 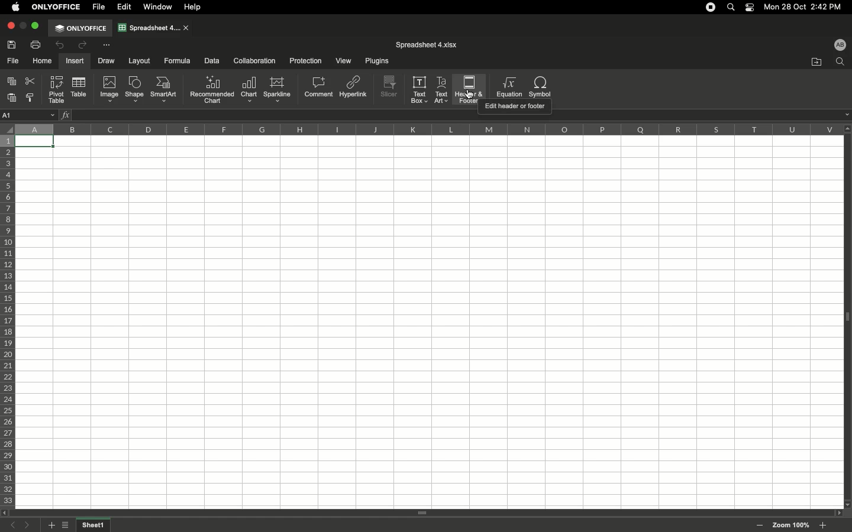 What do you see at coordinates (37, 44) in the screenshot?
I see `Print` at bounding box center [37, 44].